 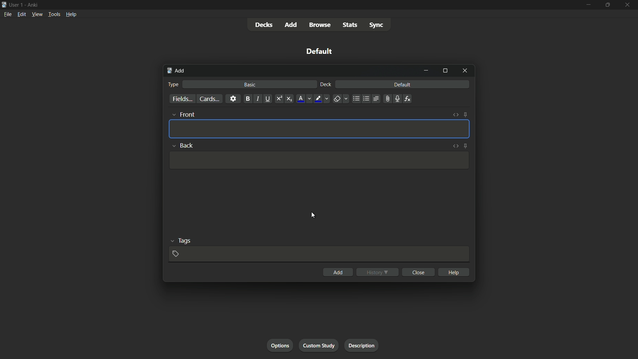 What do you see at coordinates (182, 145) in the screenshot?
I see `back` at bounding box center [182, 145].